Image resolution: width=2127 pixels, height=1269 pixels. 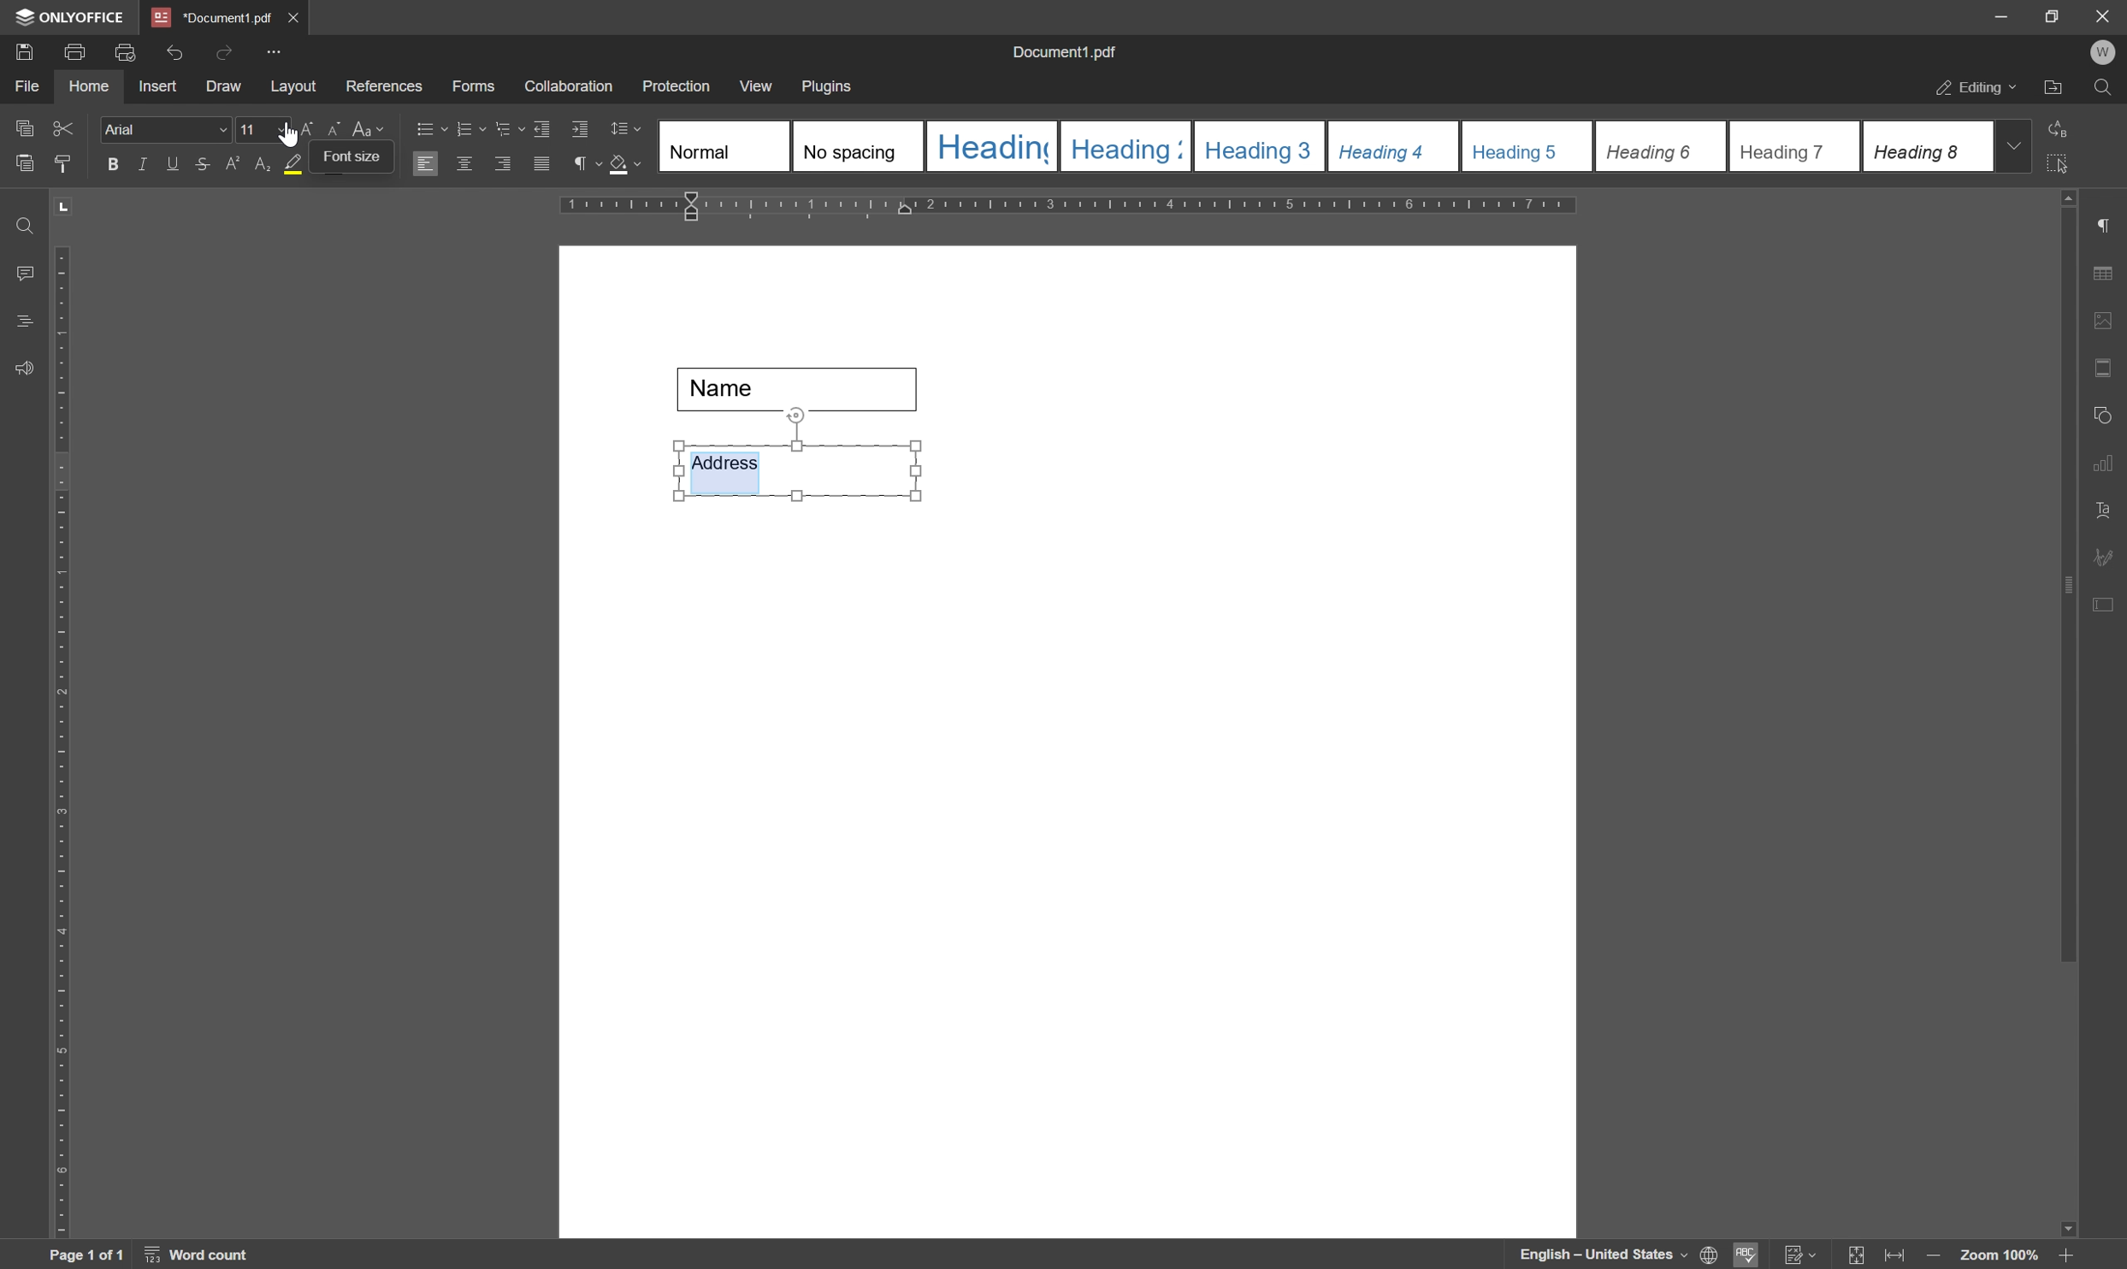 I want to click on superscript, so click(x=233, y=164).